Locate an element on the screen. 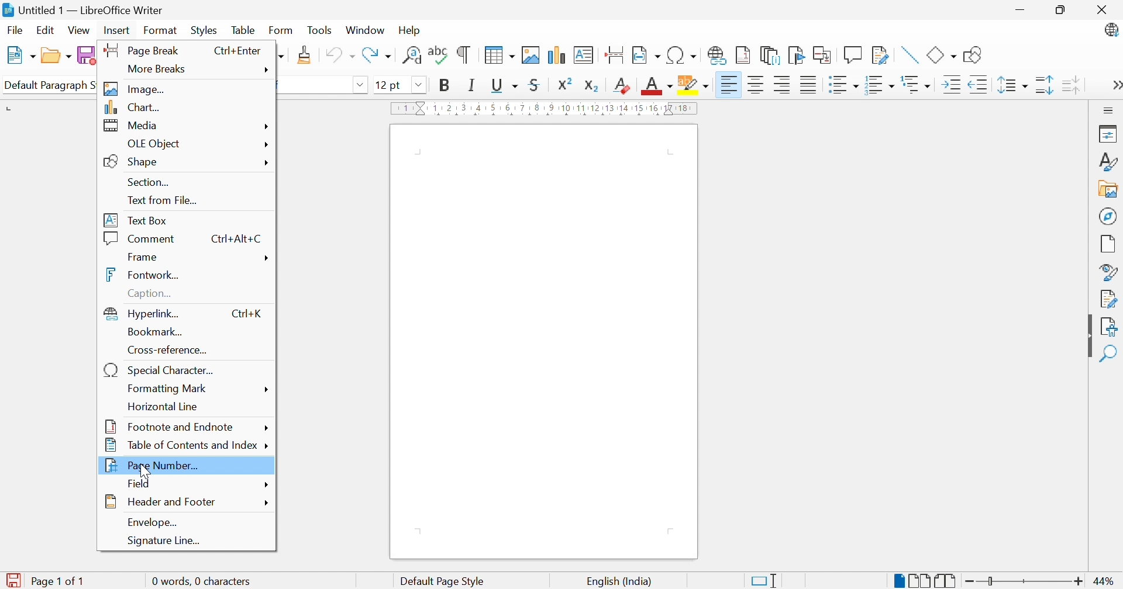  Find and replace is located at coordinates (410, 57).